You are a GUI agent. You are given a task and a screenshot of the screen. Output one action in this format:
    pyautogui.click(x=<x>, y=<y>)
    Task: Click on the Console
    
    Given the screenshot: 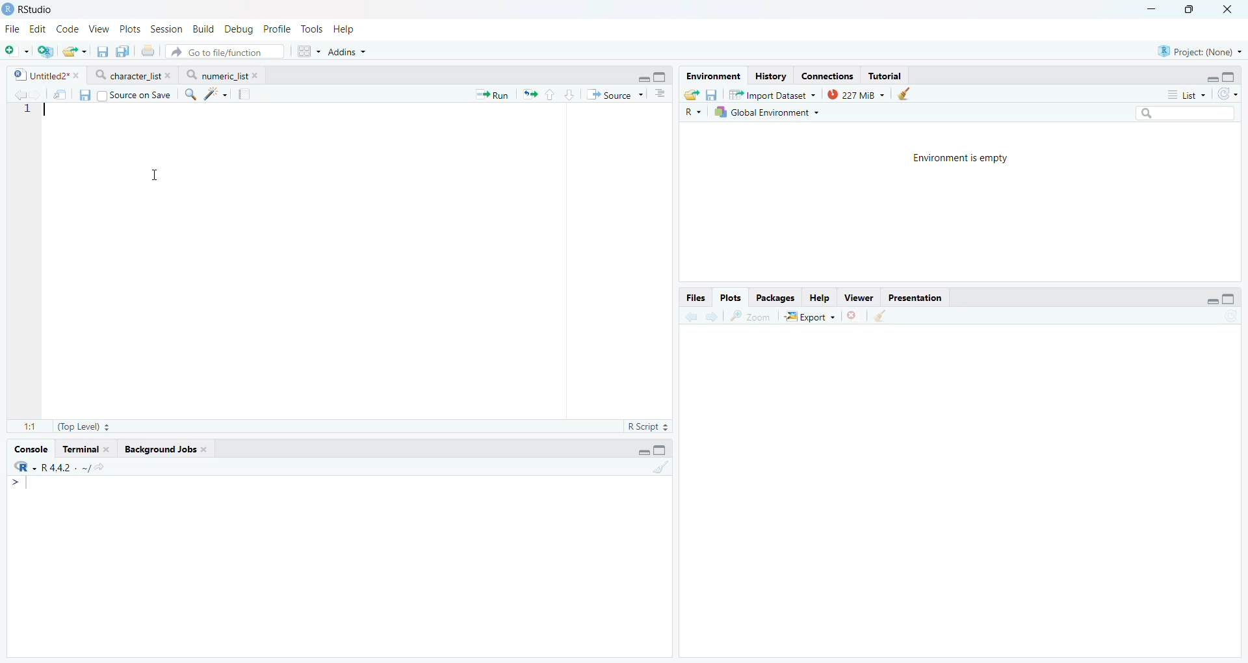 What is the action you would take?
    pyautogui.click(x=339, y=566)
    